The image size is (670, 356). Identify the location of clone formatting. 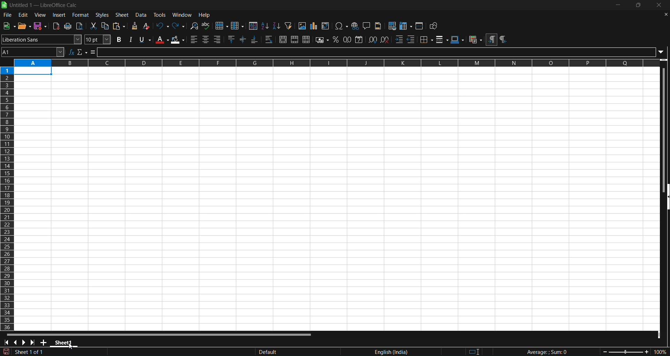
(134, 26).